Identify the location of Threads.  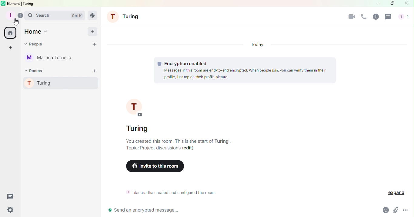
(10, 195).